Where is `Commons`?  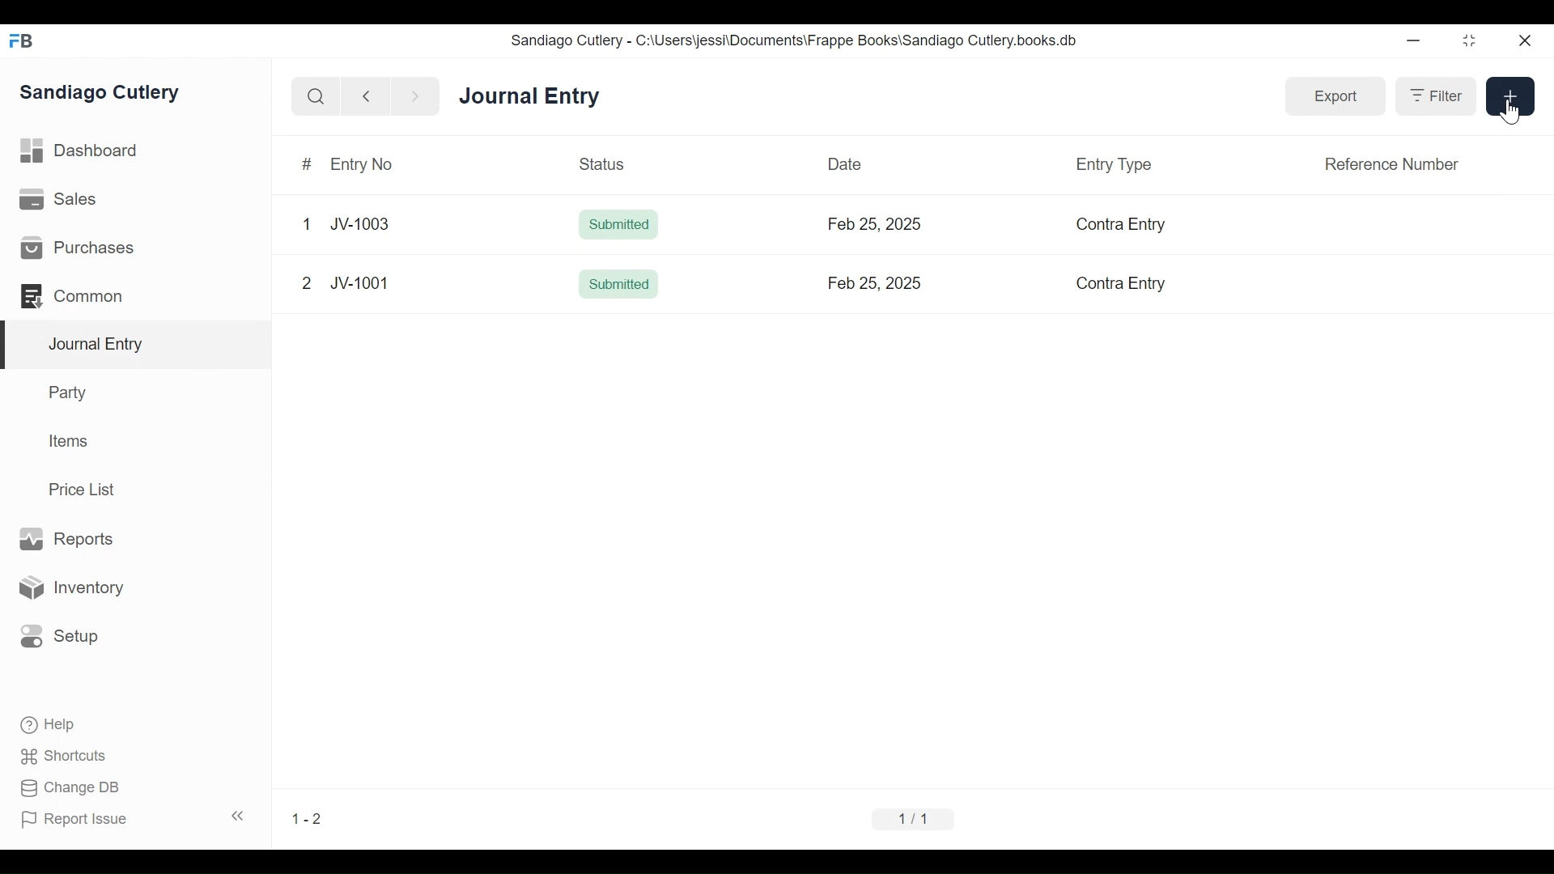
Commons is located at coordinates (70, 295).